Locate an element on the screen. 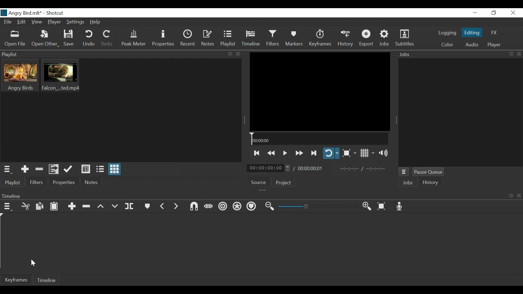  Zoom timeline out is located at coordinates (269, 207).